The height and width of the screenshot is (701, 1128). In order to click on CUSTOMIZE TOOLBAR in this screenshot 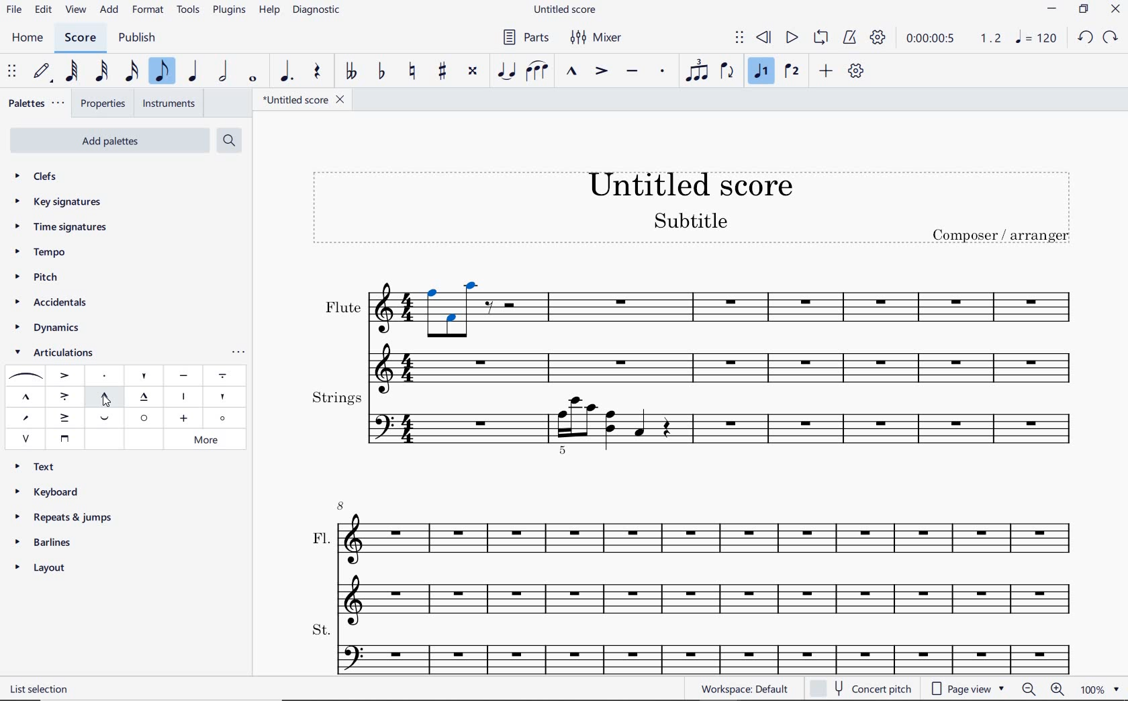, I will do `click(858, 71)`.